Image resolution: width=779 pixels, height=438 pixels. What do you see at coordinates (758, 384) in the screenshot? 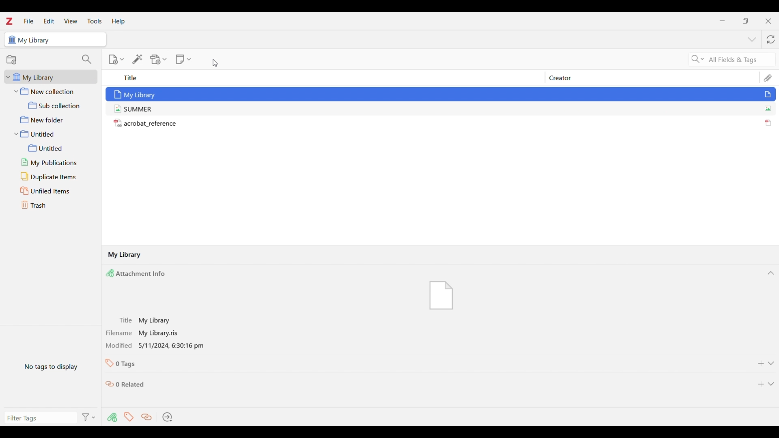
I see `Add` at bounding box center [758, 384].